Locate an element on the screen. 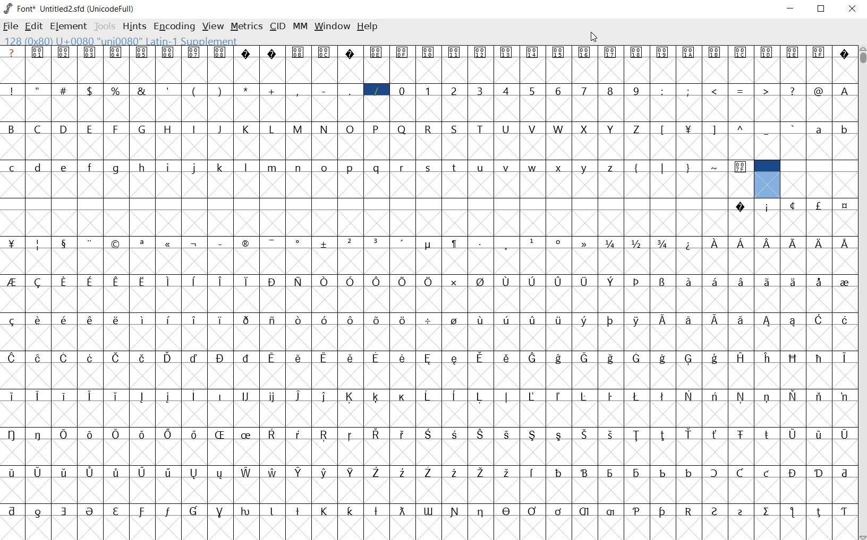 The width and height of the screenshot is (867, 540). u is located at coordinates (482, 168).